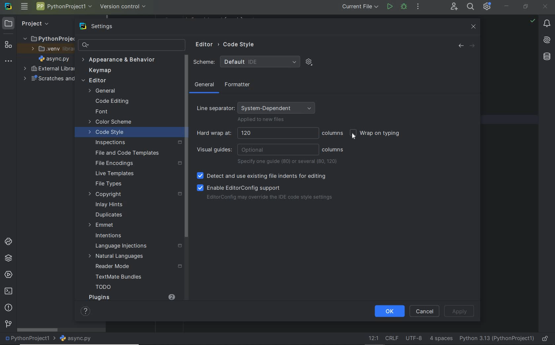 The image size is (555, 345). I want to click on Formatter, so click(236, 85).